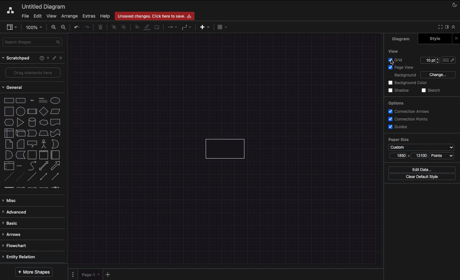 This screenshot has width=460, height=280. What do you see at coordinates (432, 91) in the screenshot?
I see `Sketch` at bounding box center [432, 91].